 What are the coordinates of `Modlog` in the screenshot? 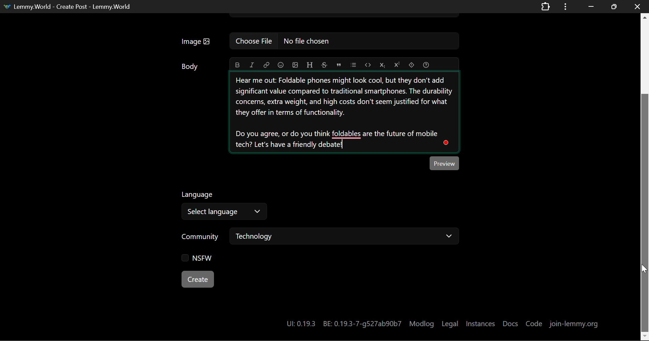 It's located at (422, 323).